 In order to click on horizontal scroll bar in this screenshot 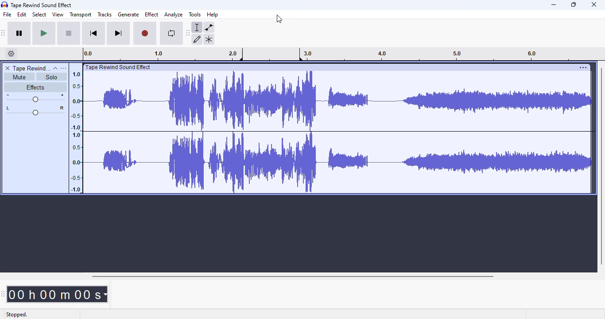, I will do `click(291, 276)`.